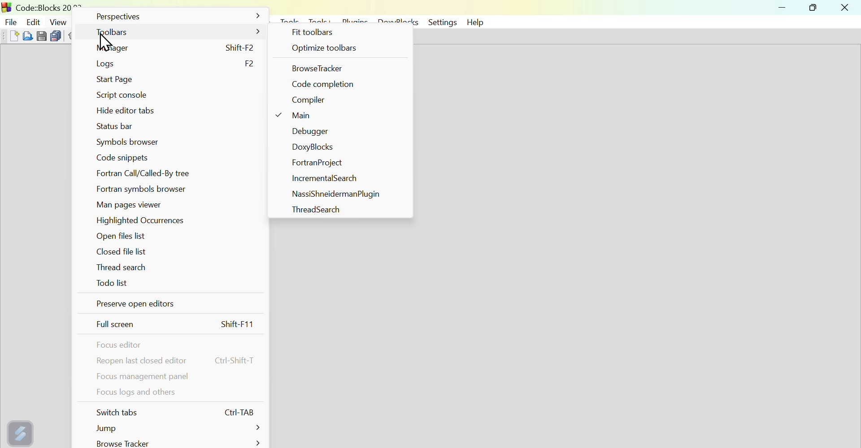  I want to click on screexpert, so click(22, 431).